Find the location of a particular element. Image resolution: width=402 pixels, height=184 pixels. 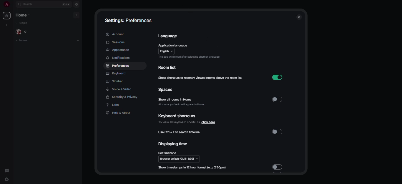

sessions is located at coordinates (115, 42).